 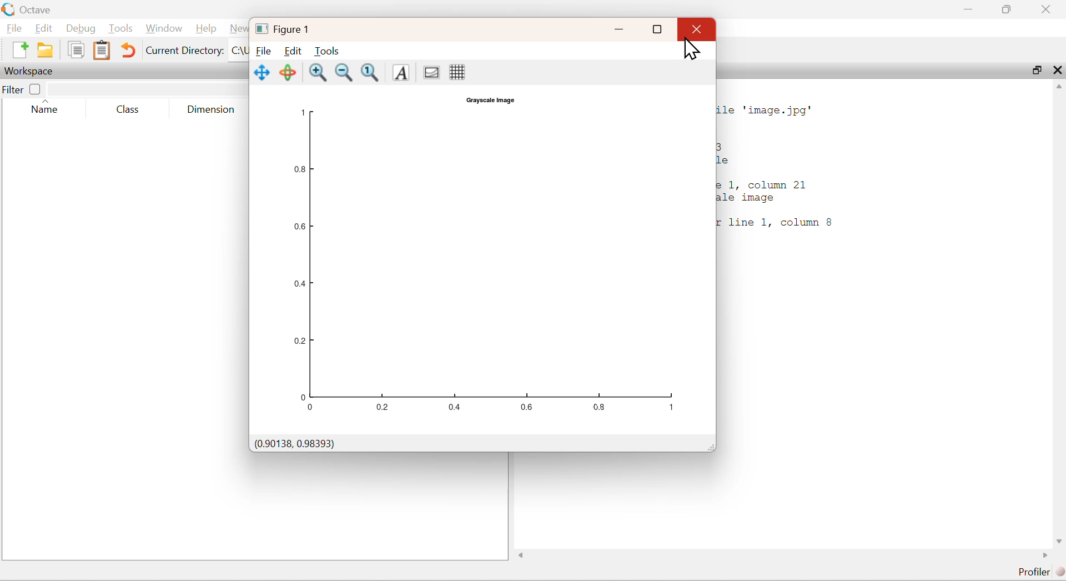 What do you see at coordinates (294, 29) in the screenshot?
I see `Figure 1` at bounding box center [294, 29].